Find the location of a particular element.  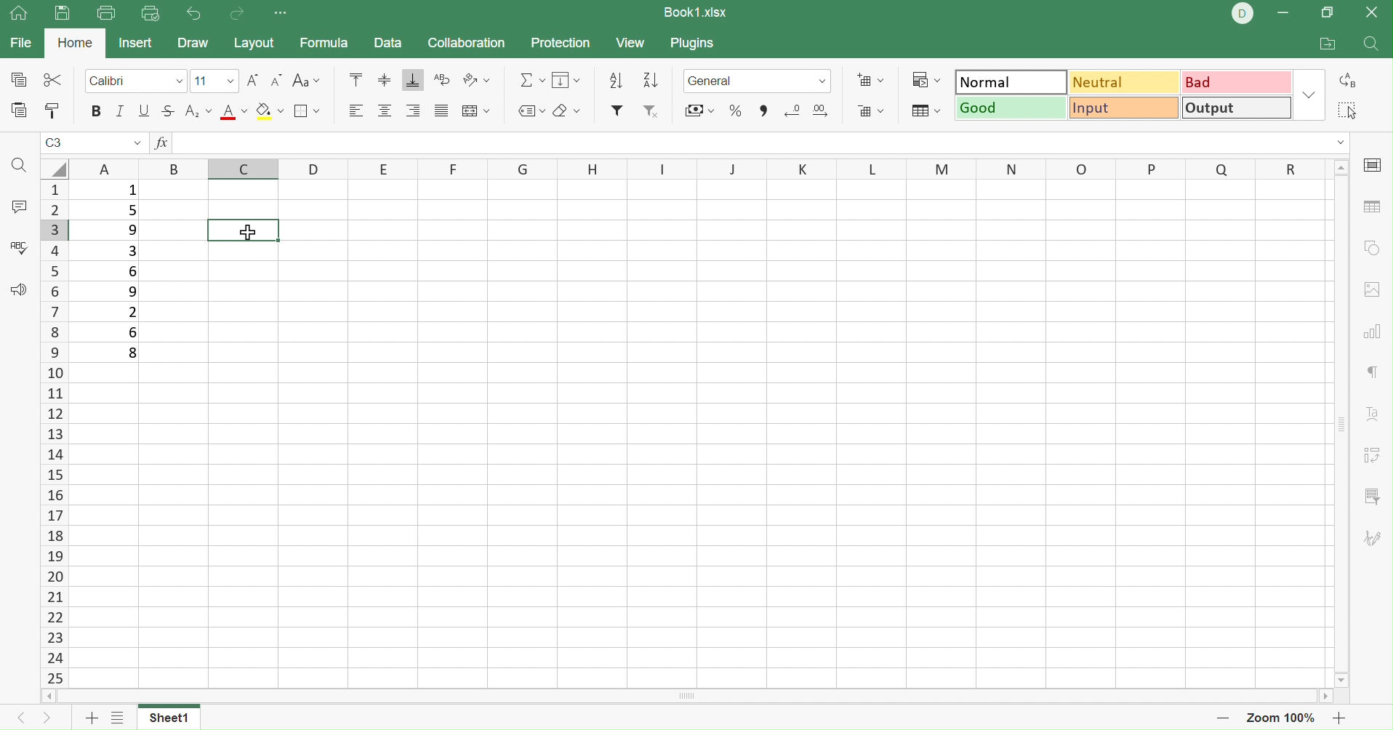

Increase decimal is located at coordinates (827, 112).